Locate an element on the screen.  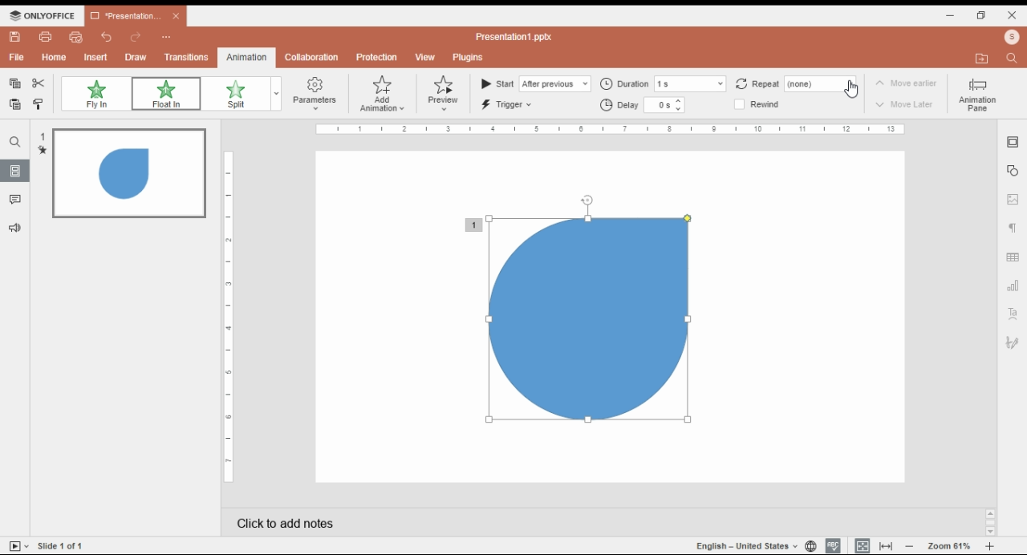
onlyoffice is located at coordinates (40, 15).